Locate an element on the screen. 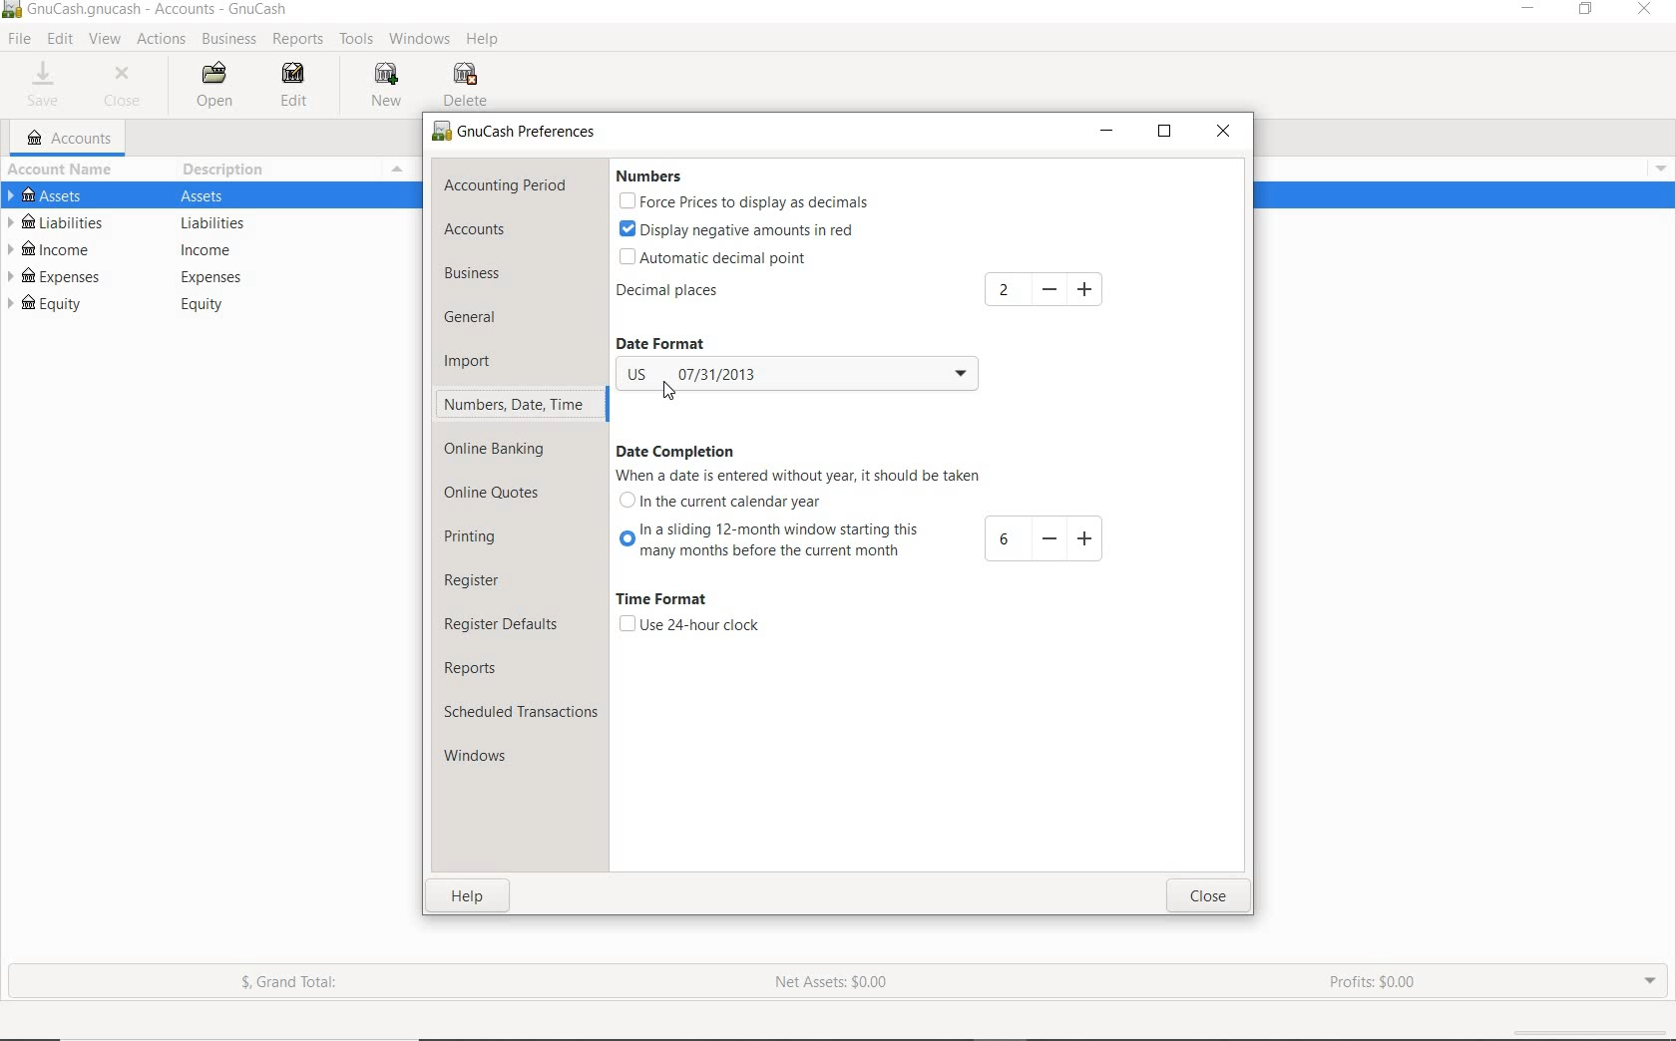 This screenshot has width=1676, height=1041. force prices to display as decimals is located at coordinates (744, 203).